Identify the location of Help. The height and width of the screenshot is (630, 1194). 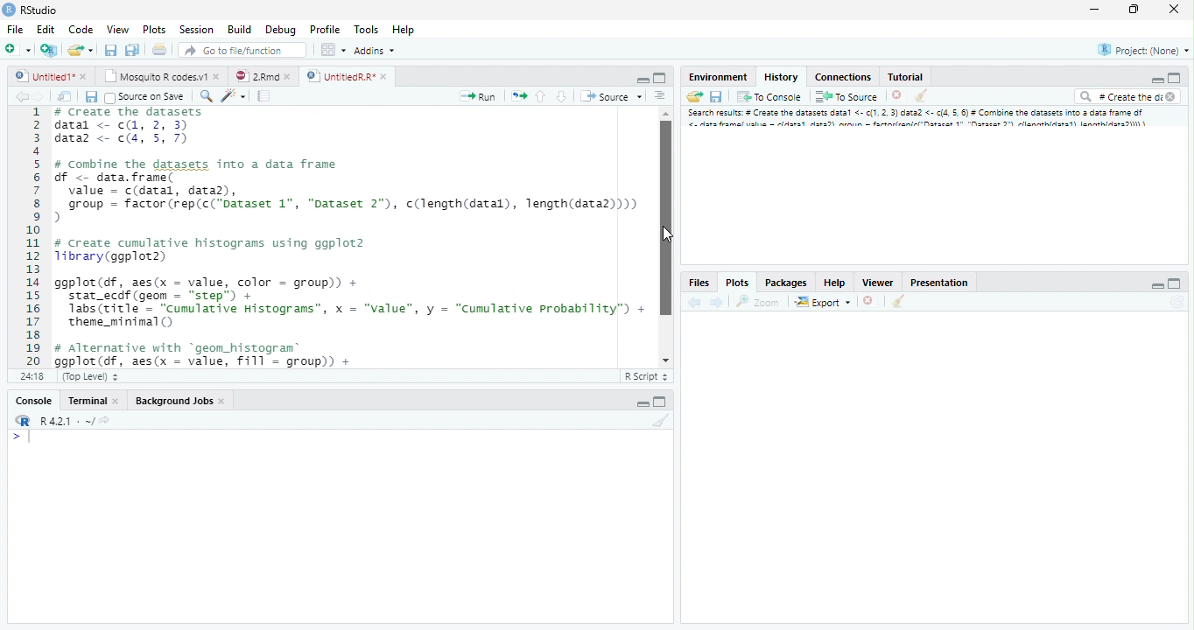
(403, 30).